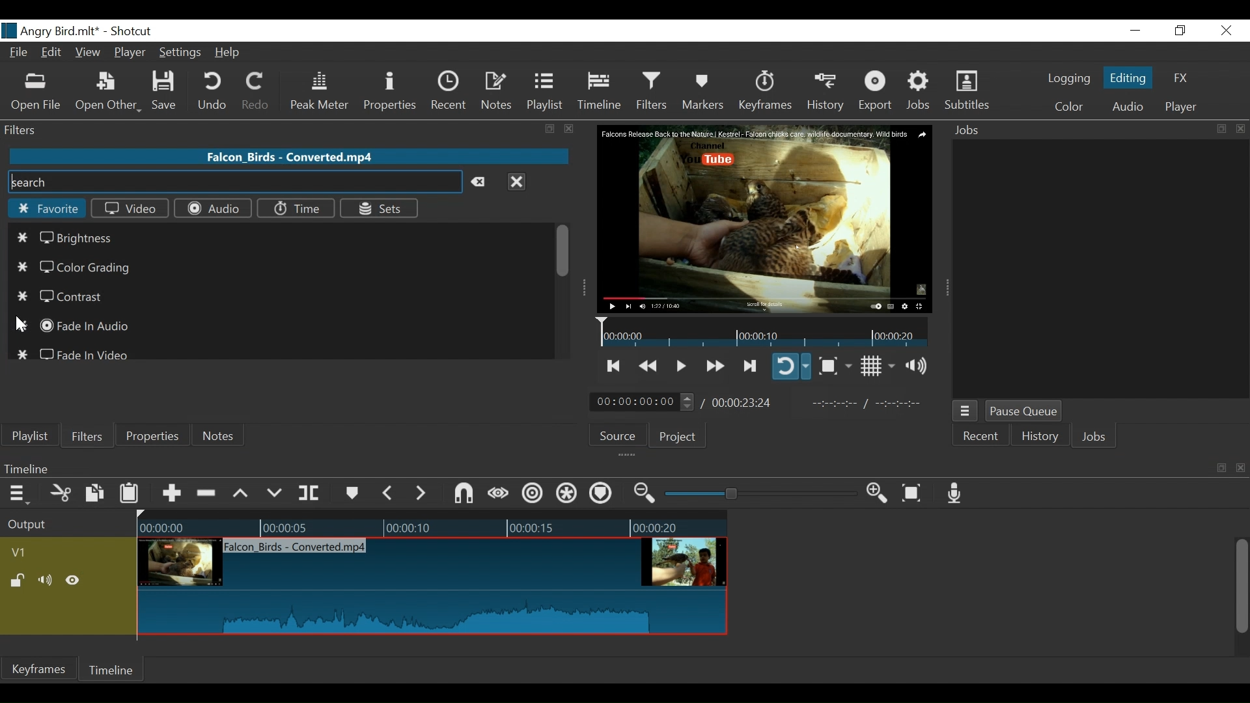 The image size is (1250, 703). Describe the element at coordinates (1220, 129) in the screenshot. I see `copy` at that location.